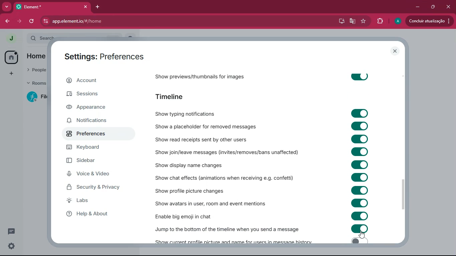 The height and width of the screenshot is (256, 456). I want to click on toggle on , so click(358, 139).